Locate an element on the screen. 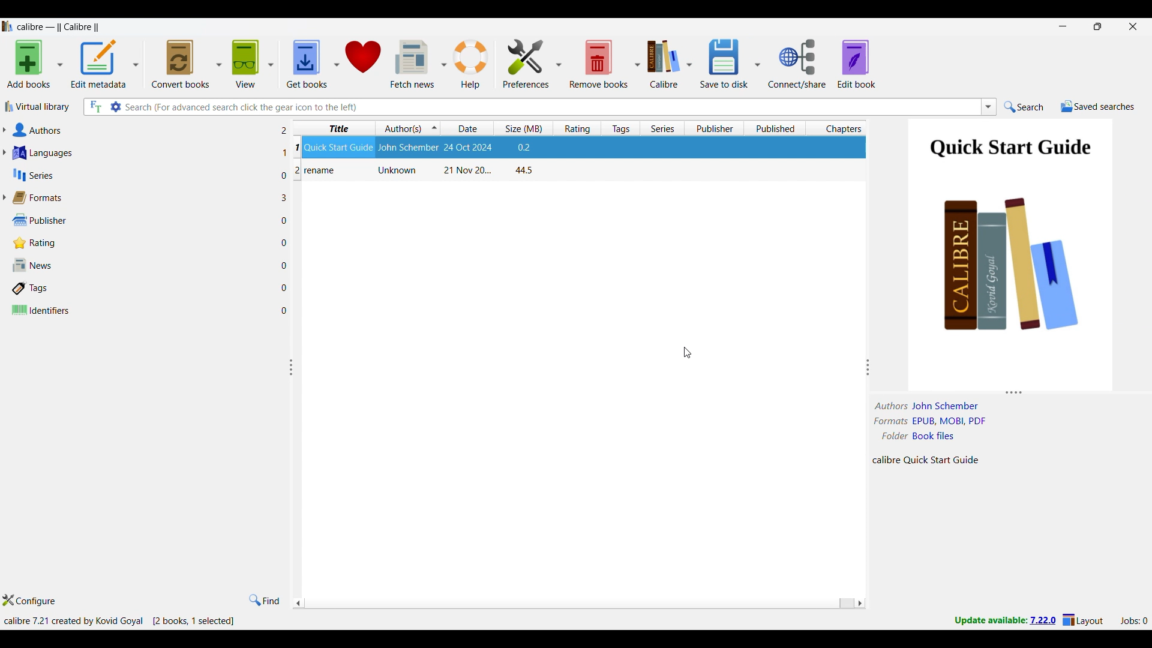 This screenshot has width=1152, height=648. Languages is located at coordinates (143, 152).